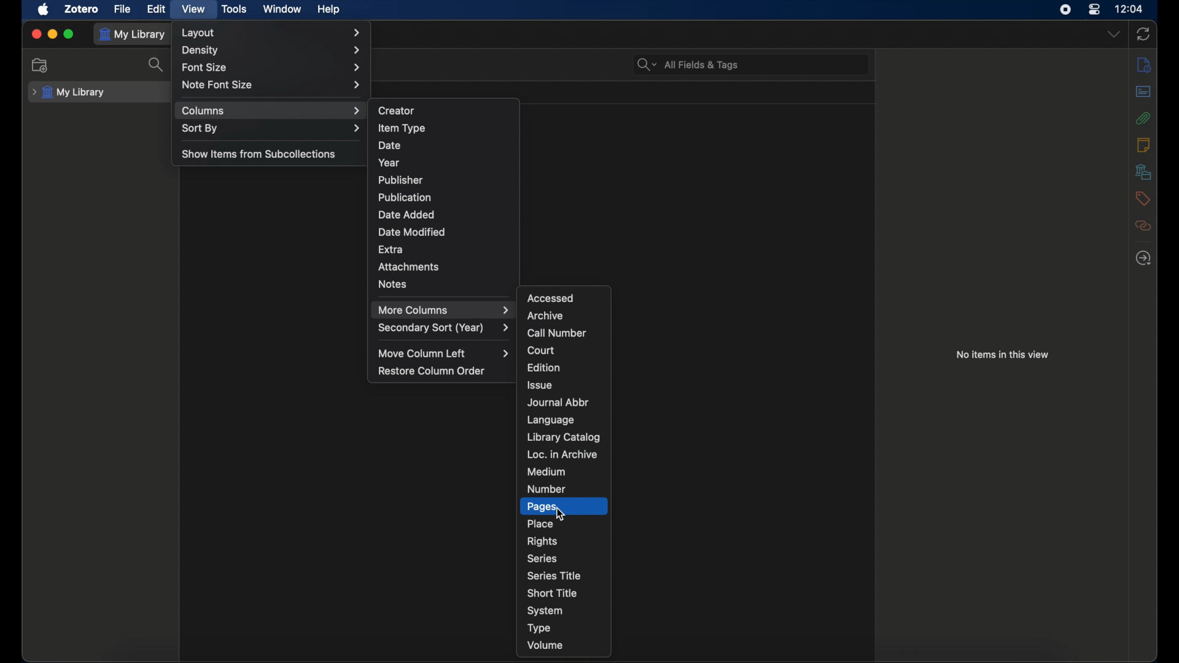  What do you see at coordinates (432, 371) in the screenshot?
I see `restore column order` at bounding box center [432, 371].